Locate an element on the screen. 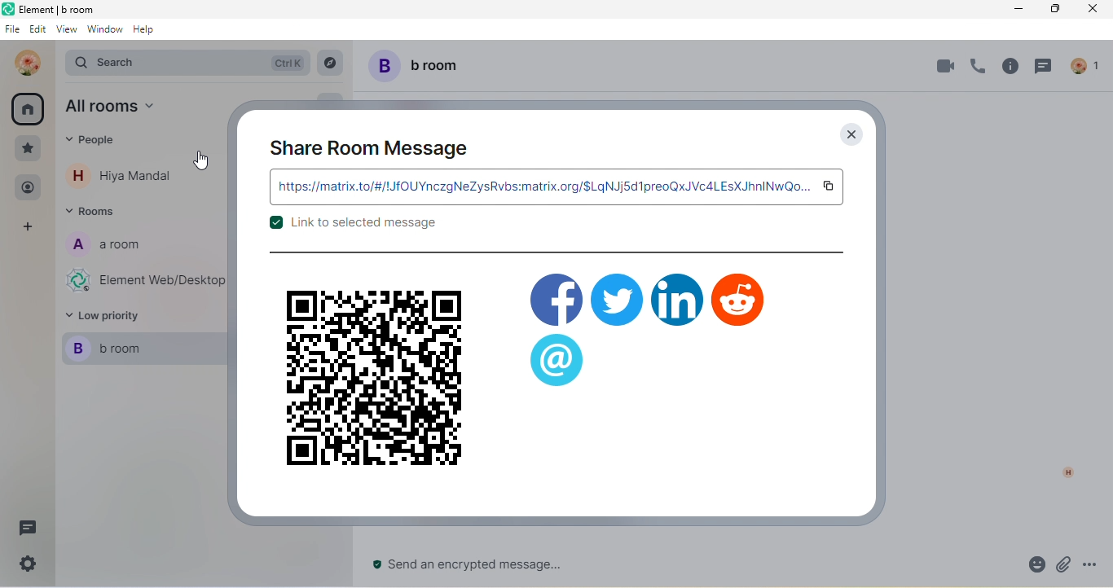 Image resolution: width=1113 pixels, height=588 pixels. video call is located at coordinates (942, 66).